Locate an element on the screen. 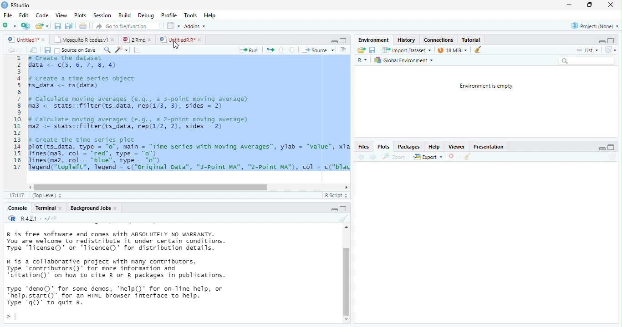 This screenshot has height=327, width=622. View is located at coordinates (61, 15).